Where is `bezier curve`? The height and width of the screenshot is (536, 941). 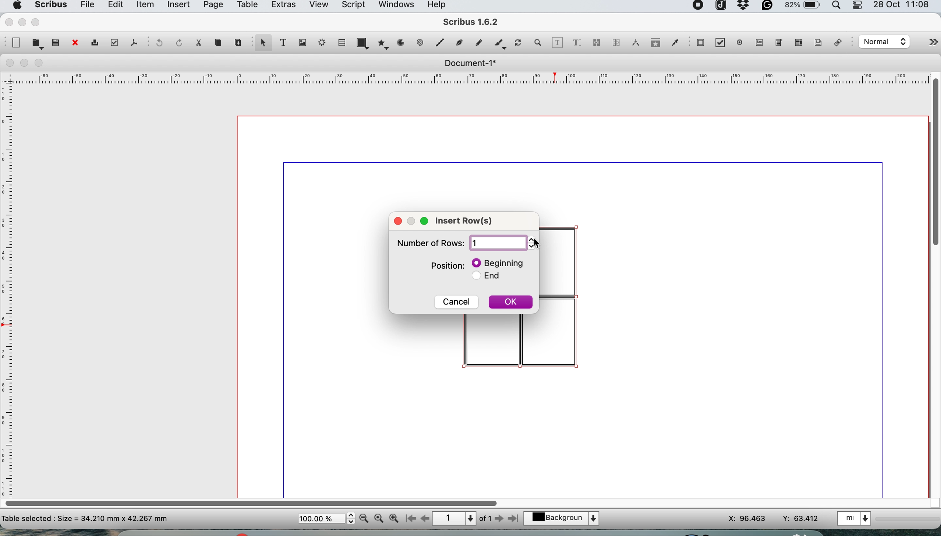 bezier curve is located at coordinates (459, 44).